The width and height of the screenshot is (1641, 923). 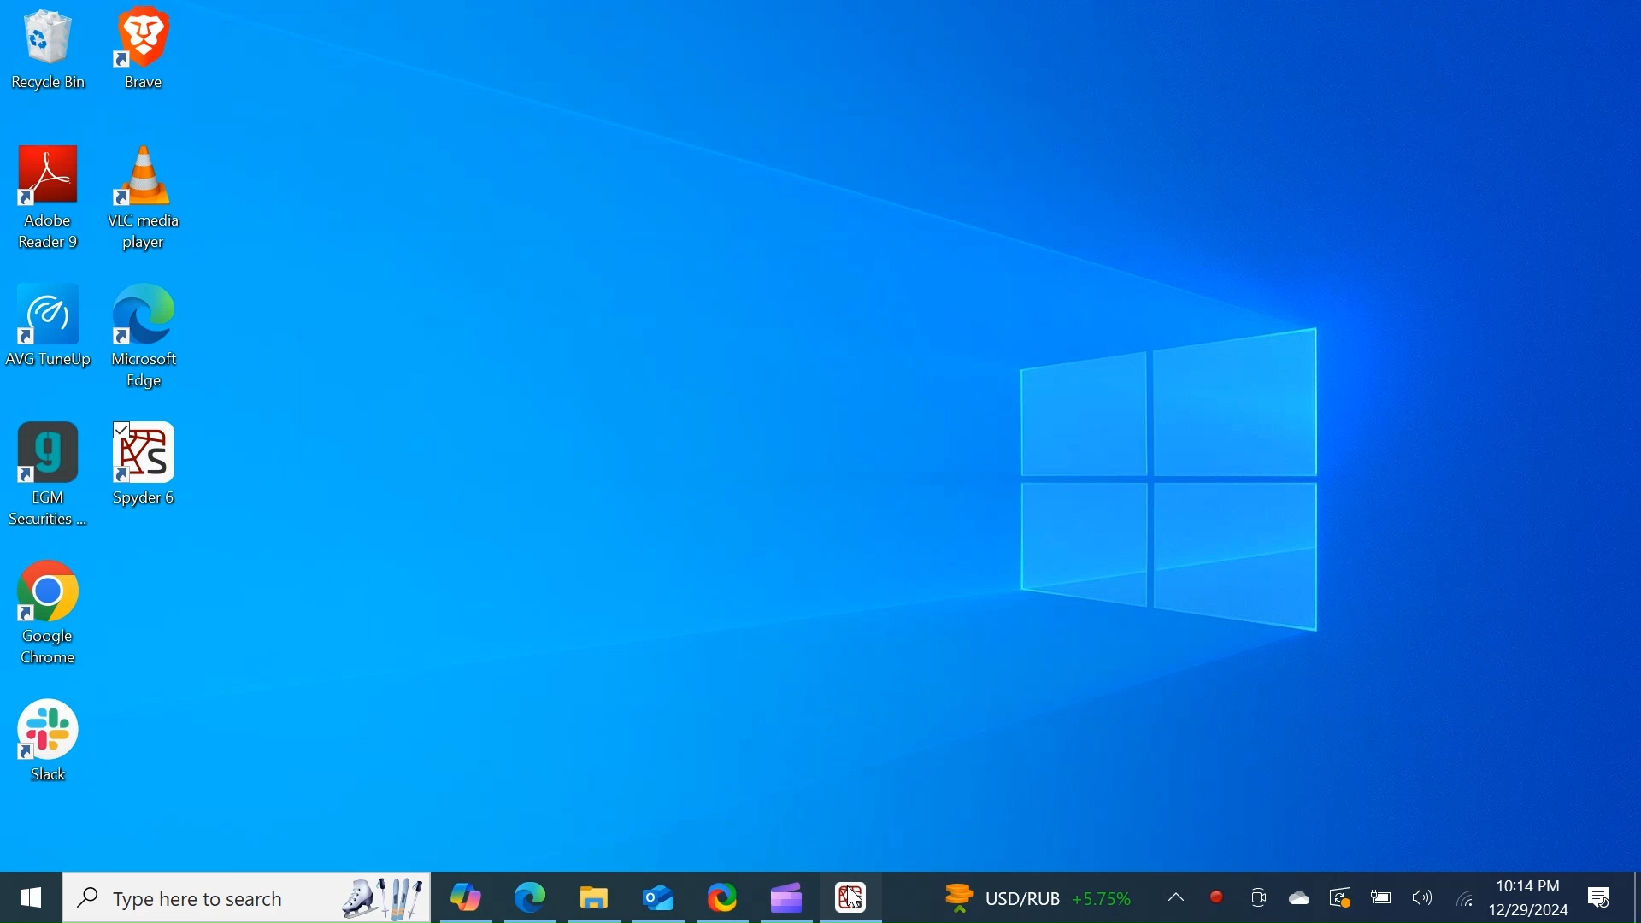 What do you see at coordinates (29, 898) in the screenshot?
I see `Windows` at bounding box center [29, 898].